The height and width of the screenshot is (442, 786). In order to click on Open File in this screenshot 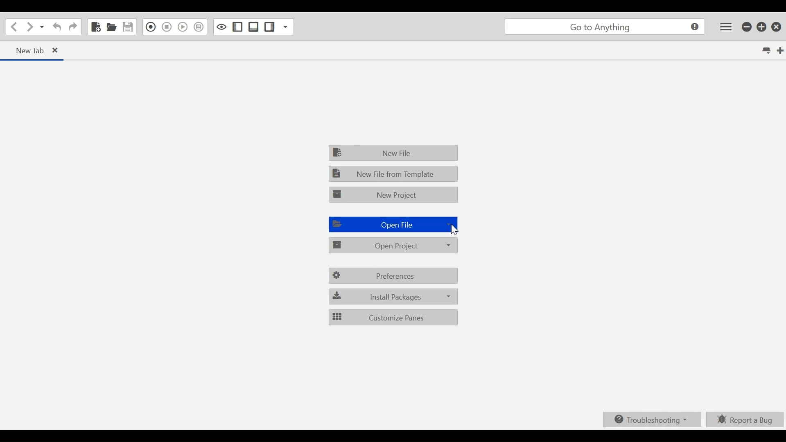, I will do `click(393, 224)`.